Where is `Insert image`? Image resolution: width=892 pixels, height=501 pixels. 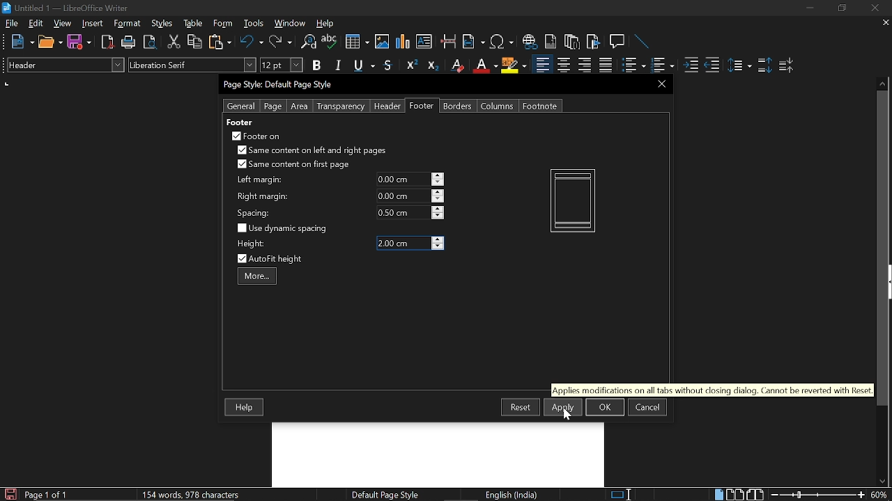 Insert image is located at coordinates (383, 41).